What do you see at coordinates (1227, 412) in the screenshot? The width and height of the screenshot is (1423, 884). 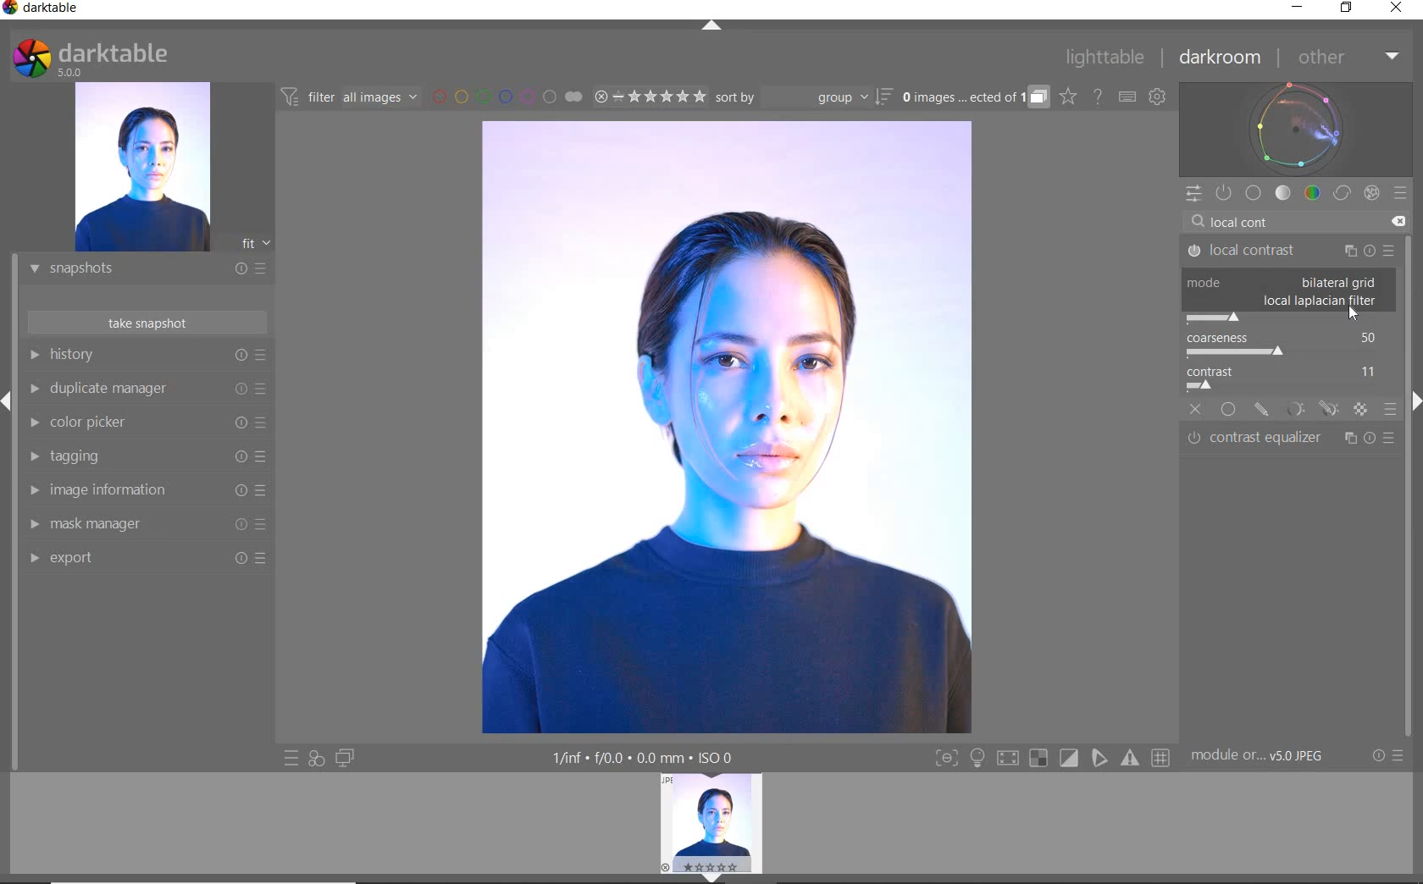 I see `UNIFORMLY` at bounding box center [1227, 412].